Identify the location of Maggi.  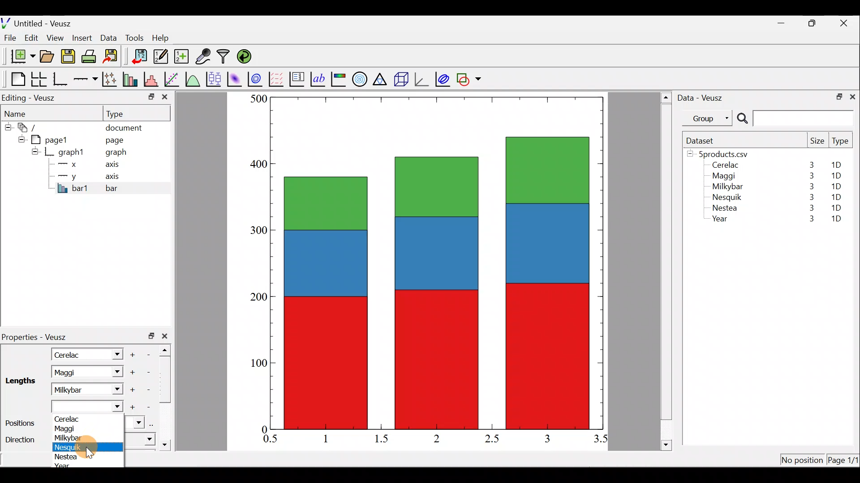
(68, 428).